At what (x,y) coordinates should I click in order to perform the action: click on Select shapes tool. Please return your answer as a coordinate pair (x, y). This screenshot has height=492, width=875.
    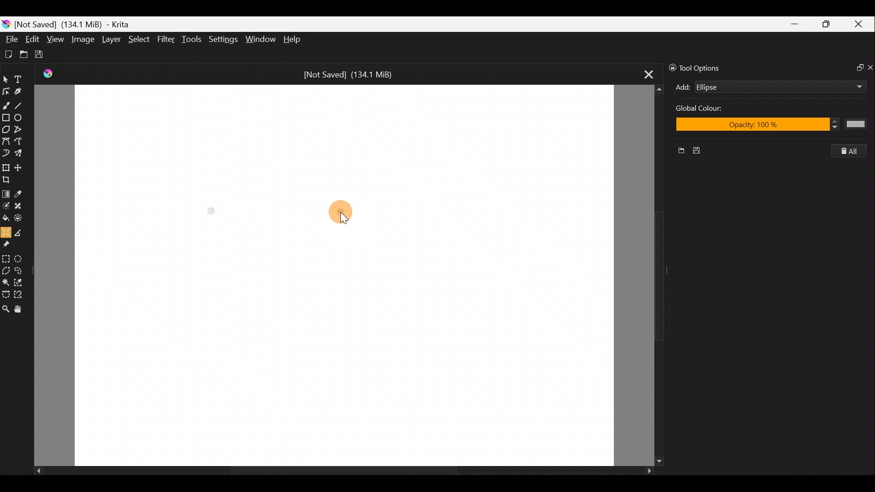
    Looking at the image, I should click on (6, 77).